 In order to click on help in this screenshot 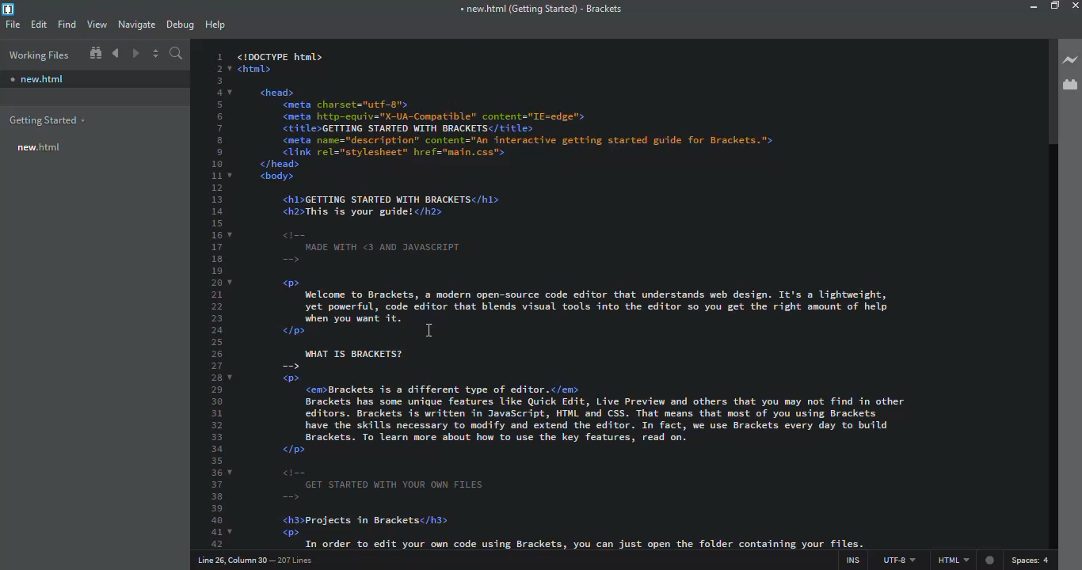, I will do `click(215, 25)`.